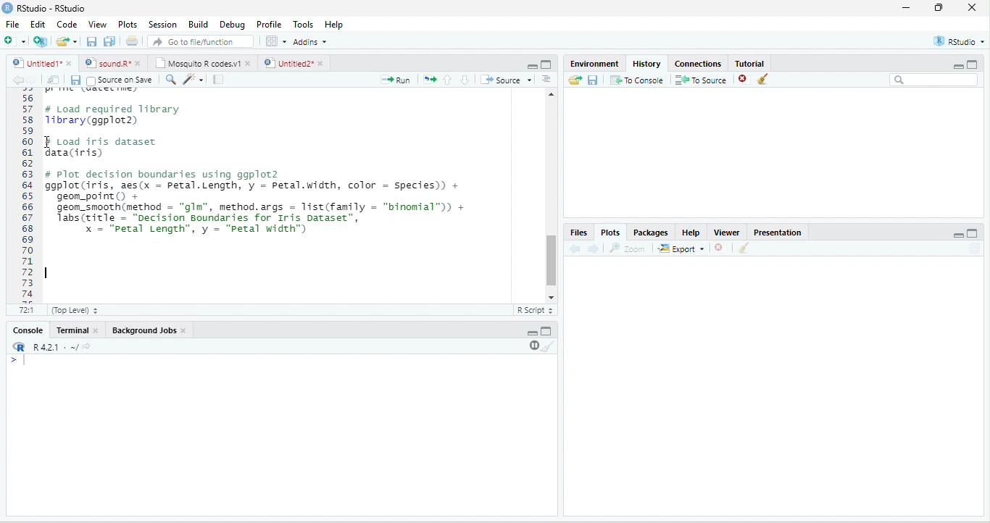  What do you see at coordinates (270, 25) in the screenshot?
I see `Profile` at bounding box center [270, 25].